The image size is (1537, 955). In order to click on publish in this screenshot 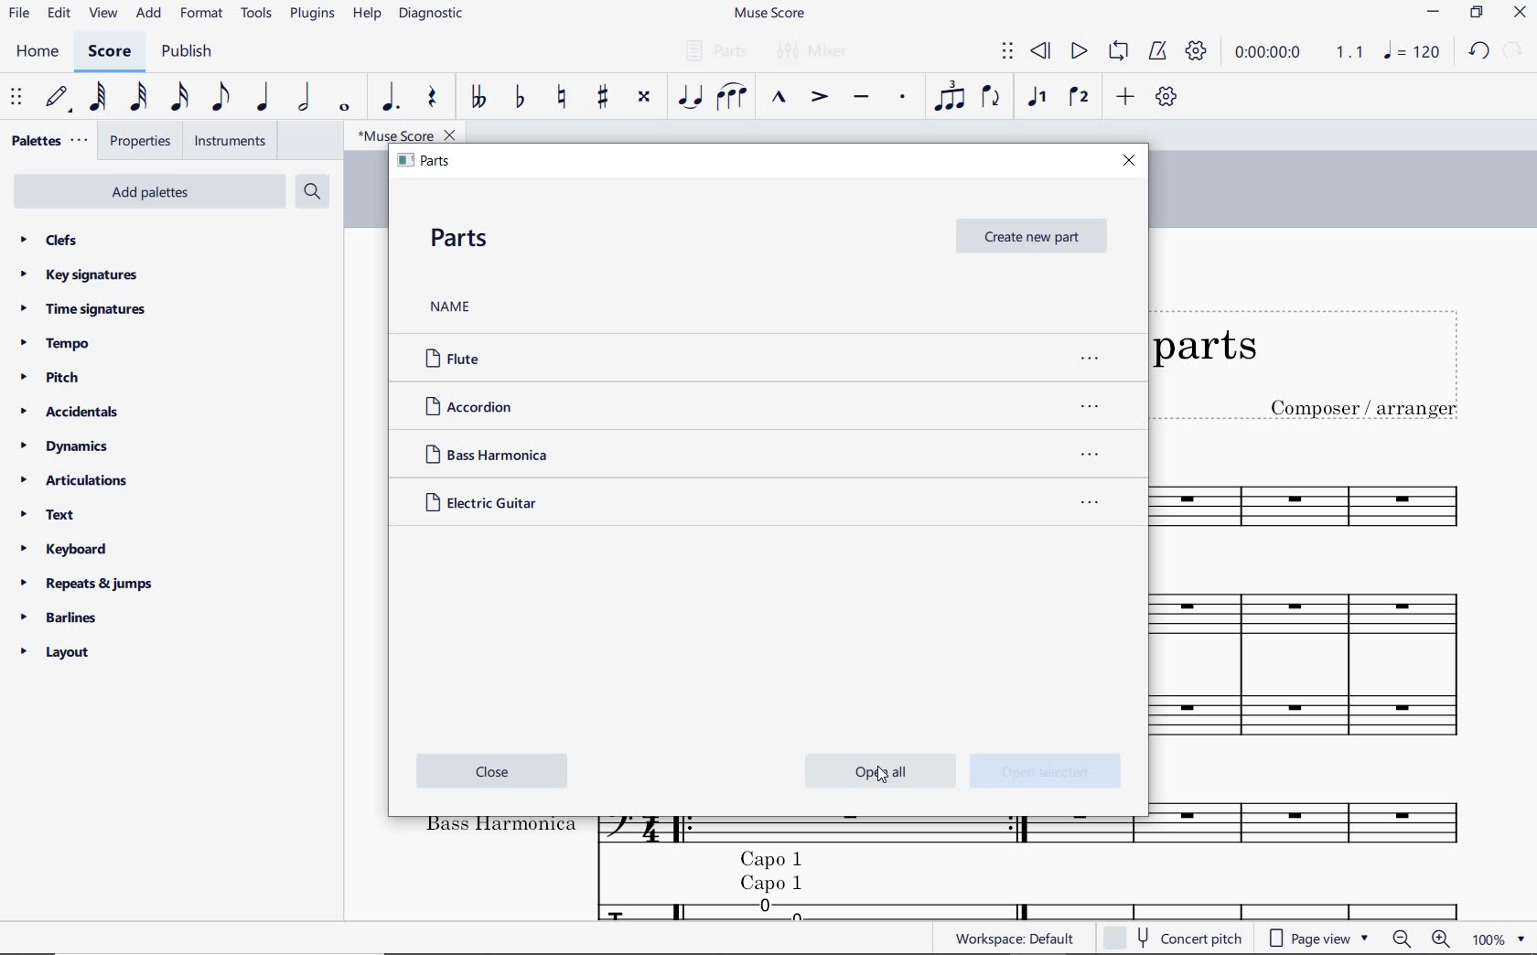, I will do `click(194, 52)`.